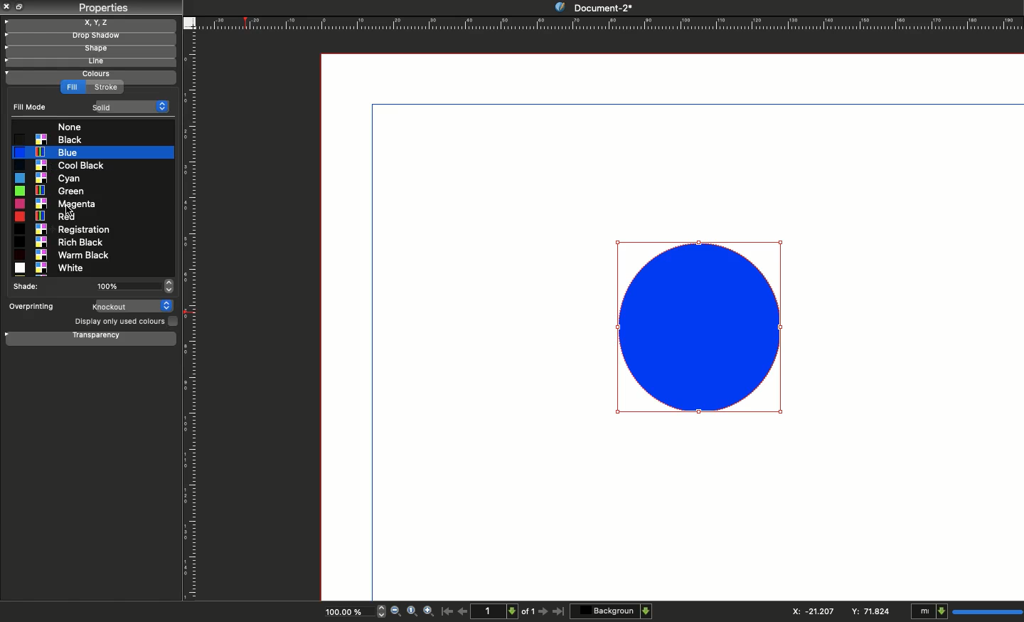 The width and height of the screenshot is (1024, 622). Describe the element at coordinates (90, 75) in the screenshot. I see `Colors` at that location.